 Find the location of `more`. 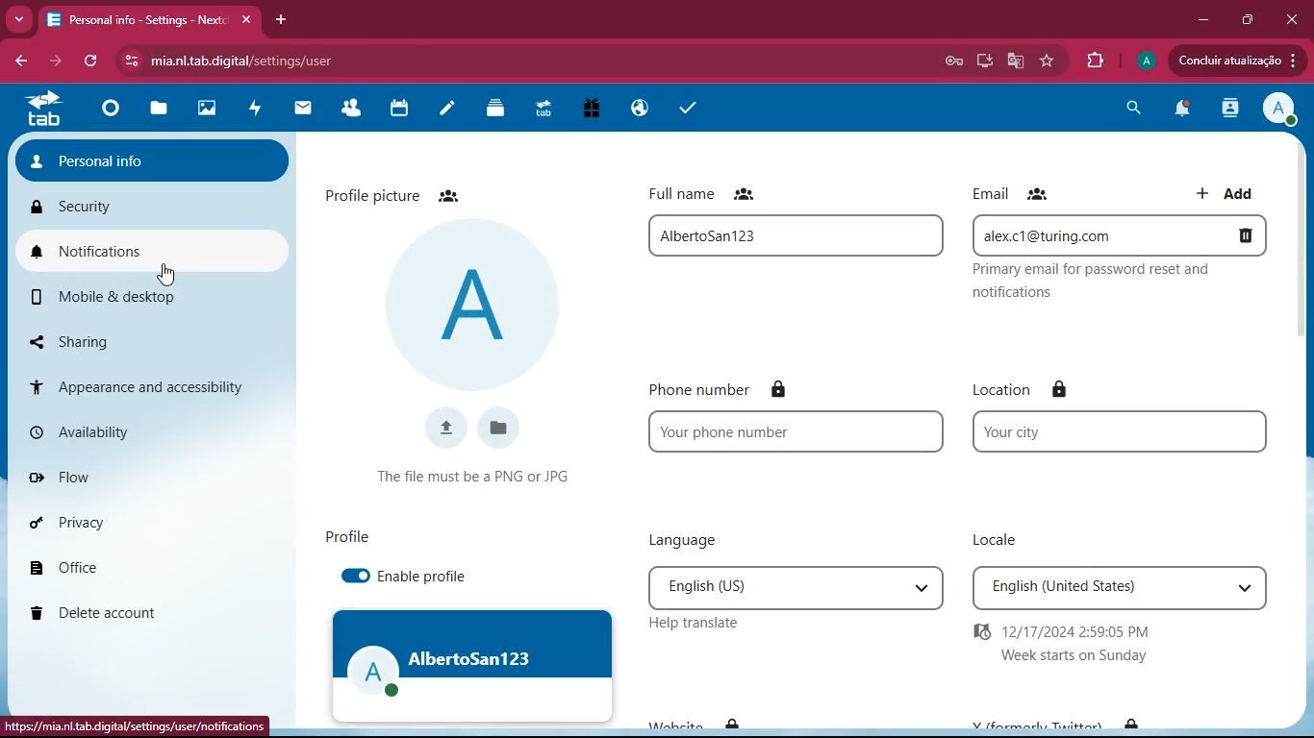

more is located at coordinates (21, 19).